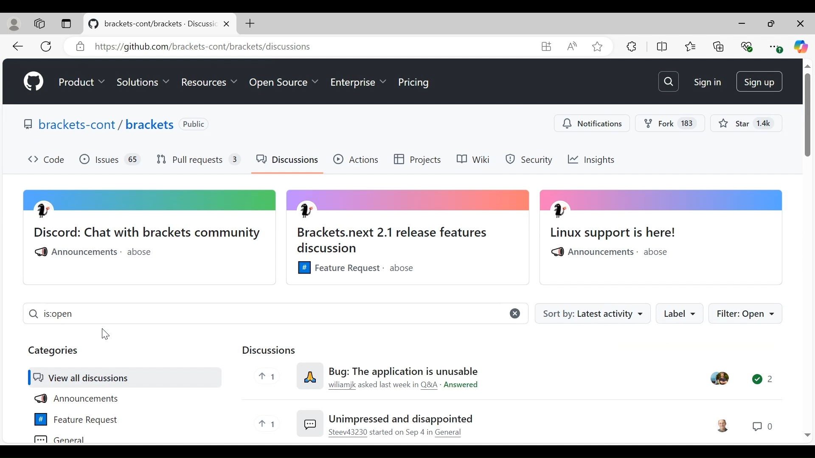 The image size is (815, 458). I want to click on Favorites, so click(691, 45).